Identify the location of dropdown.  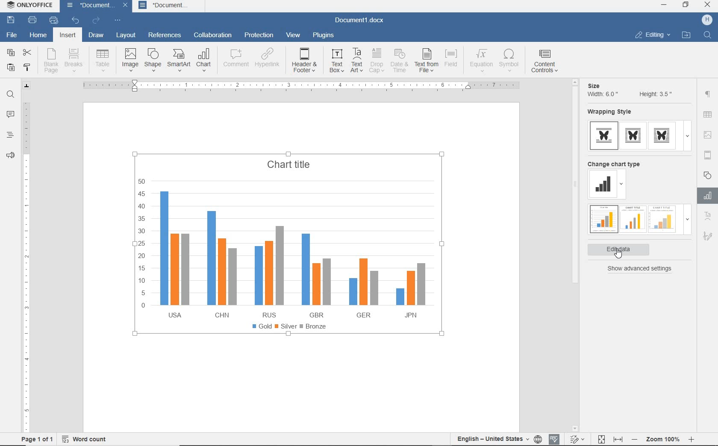
(687, 222).